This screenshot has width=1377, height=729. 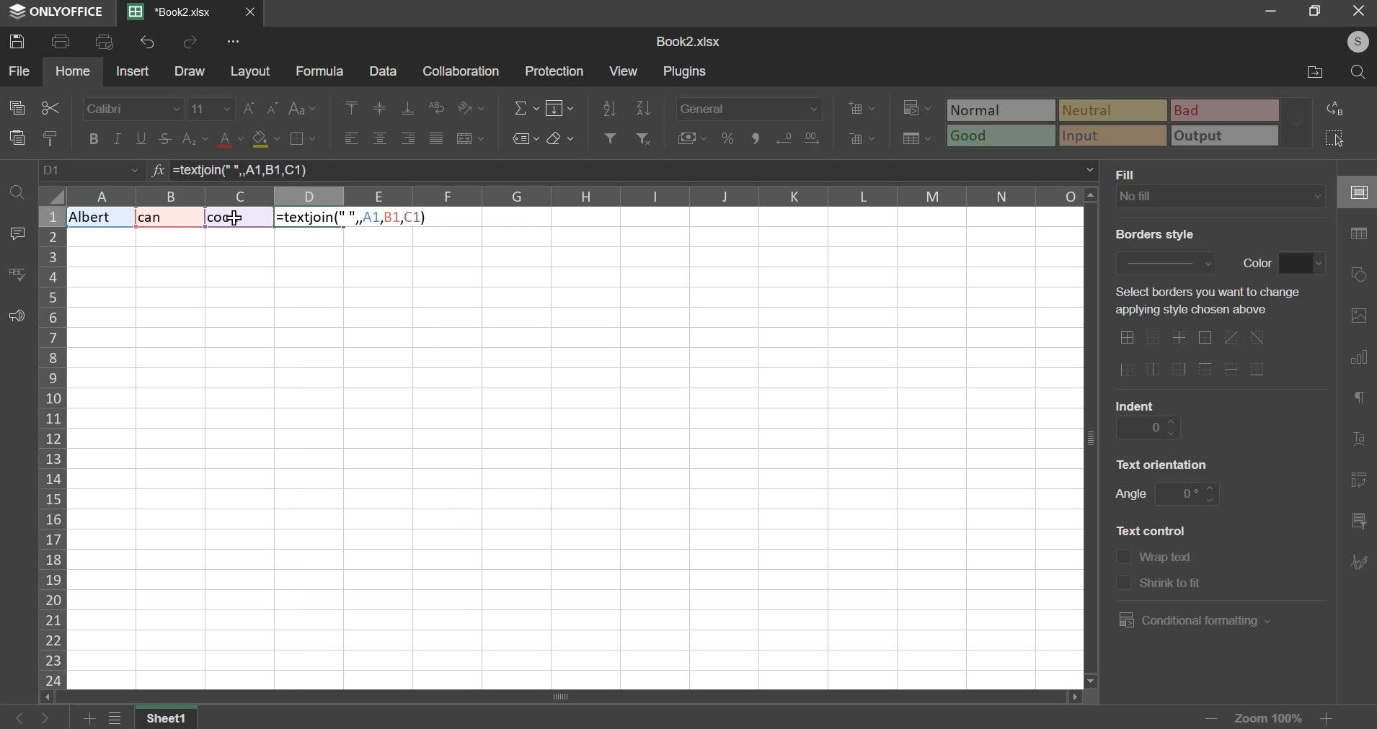 I want to click on formula, so click(x=319, y=72).